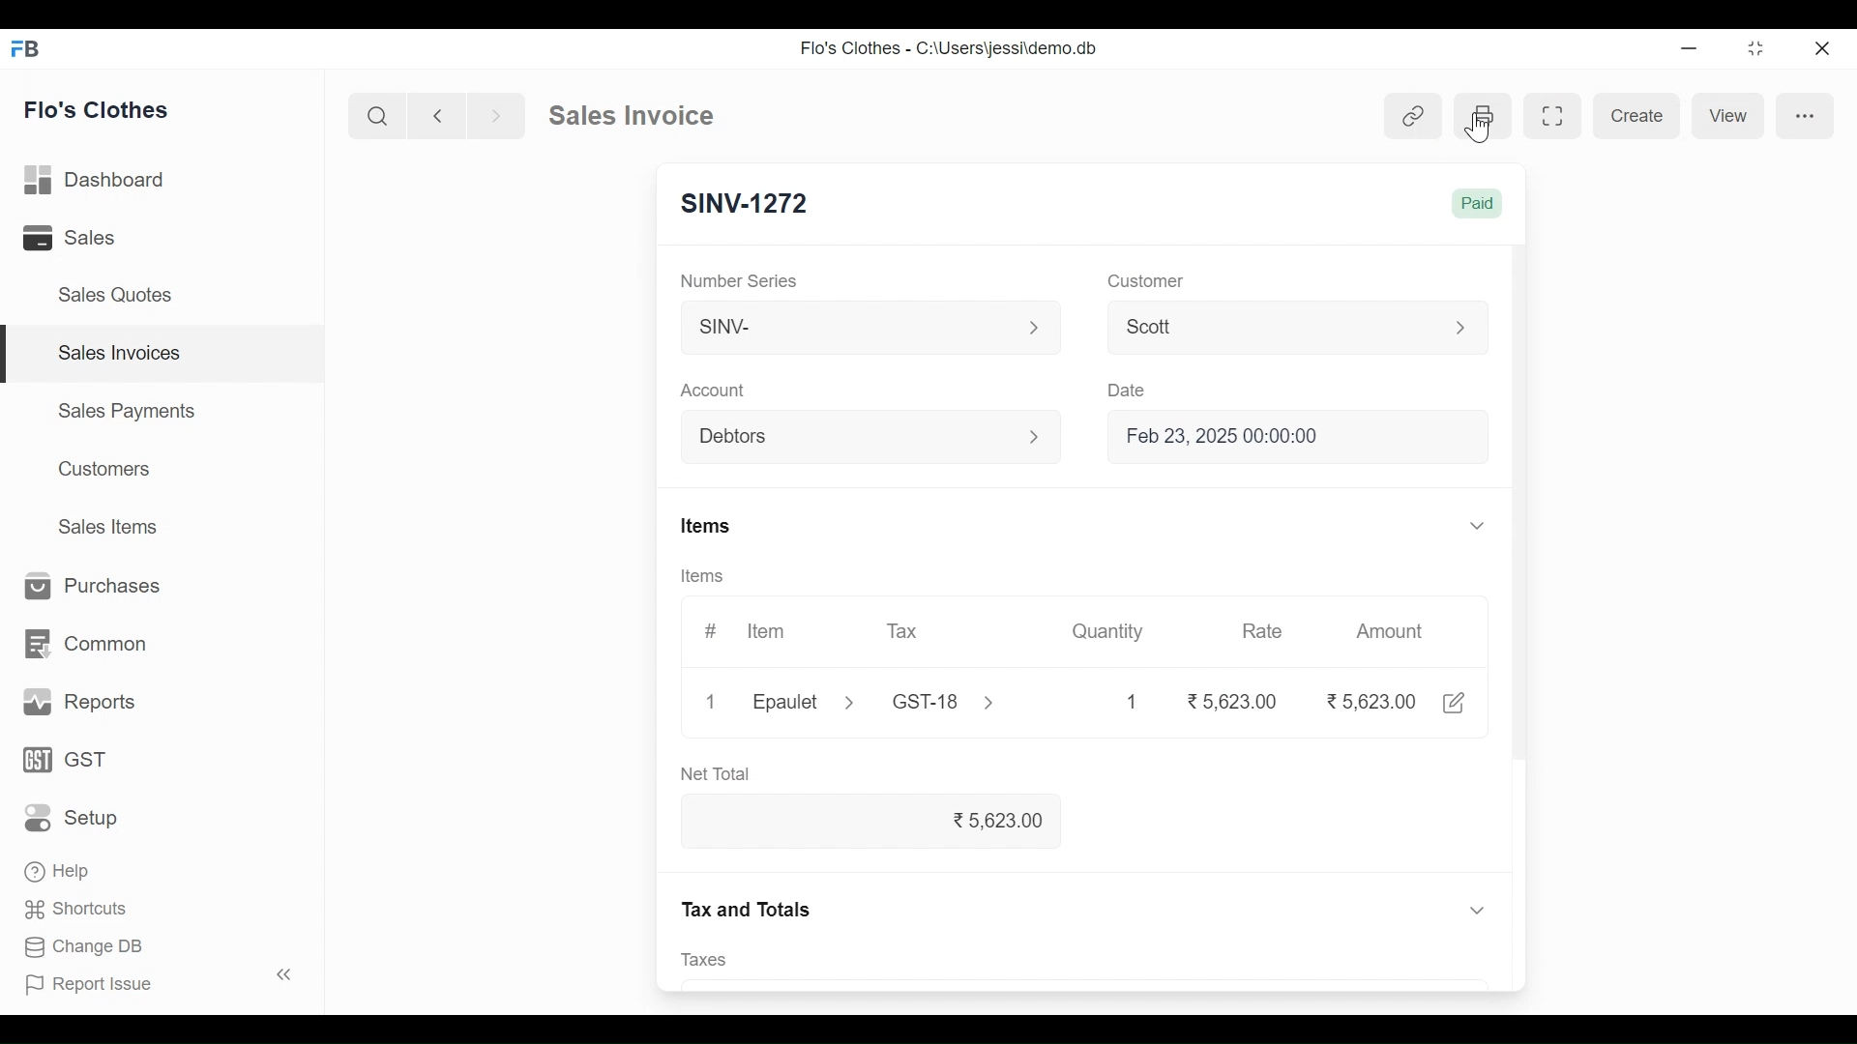 This screenshot has height=1044, width=1857. Describe the element at coordinates (717, 771) in the screenshot. I see `Net Total` at that location.